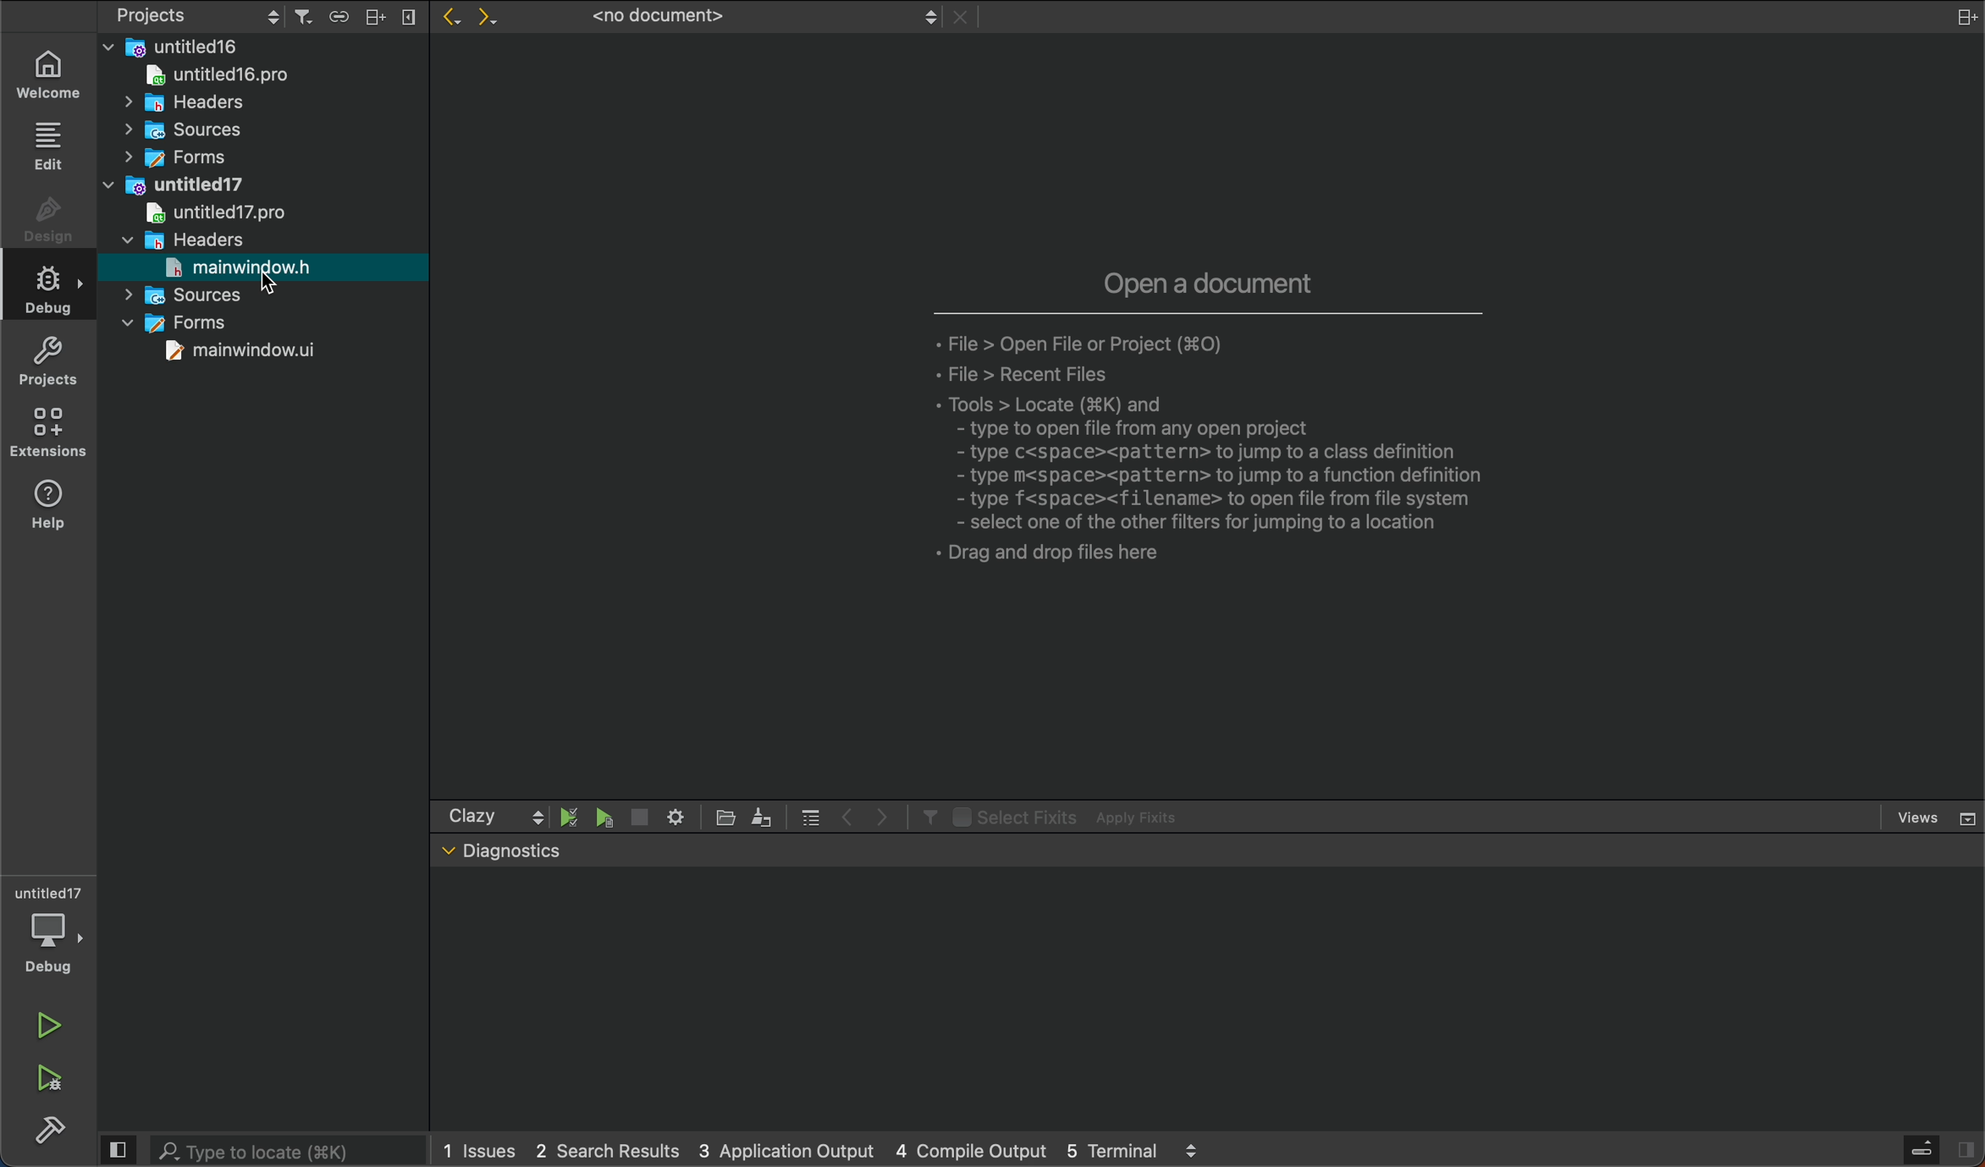 Image resolution: width=1985 pixels, height=1167 pixels. What do you see at coordinates (55, 1084) in the screenshot?
I see `run and debug` at bounding box center [55, 1084].